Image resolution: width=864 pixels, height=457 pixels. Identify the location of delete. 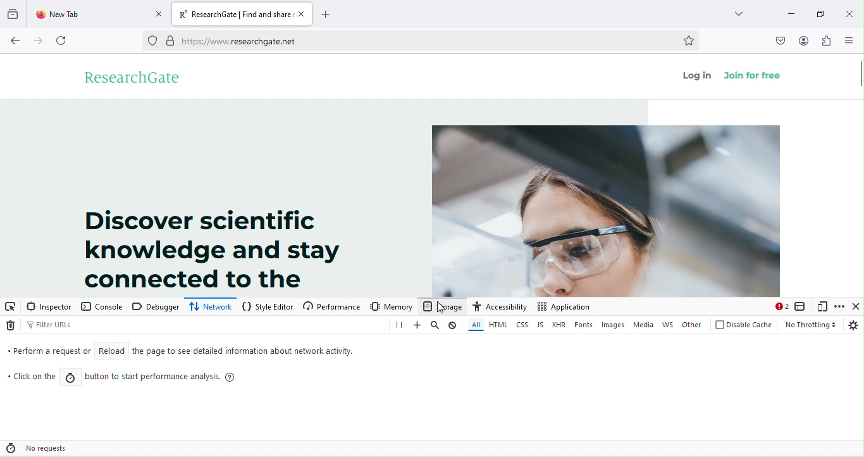
(11, 325).